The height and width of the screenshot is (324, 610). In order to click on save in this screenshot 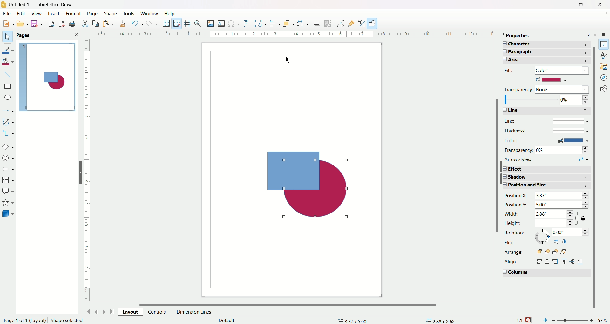, I will do `click(530, 319)`.